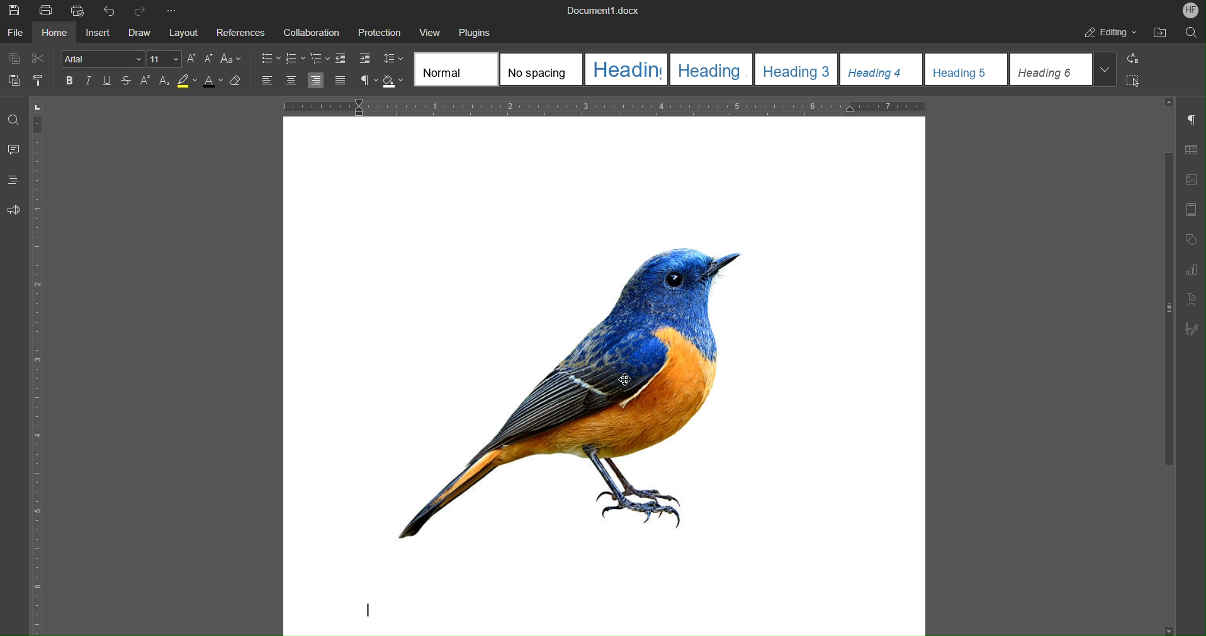  Describe the element at coordinates (797, 69) in the screenshot. I see `Heading 3` at that location.